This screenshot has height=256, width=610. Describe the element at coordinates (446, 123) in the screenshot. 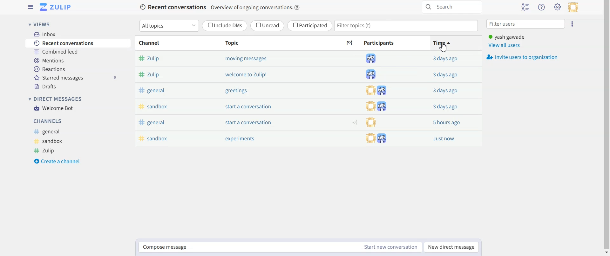

I see `5 hours ago` at that location.